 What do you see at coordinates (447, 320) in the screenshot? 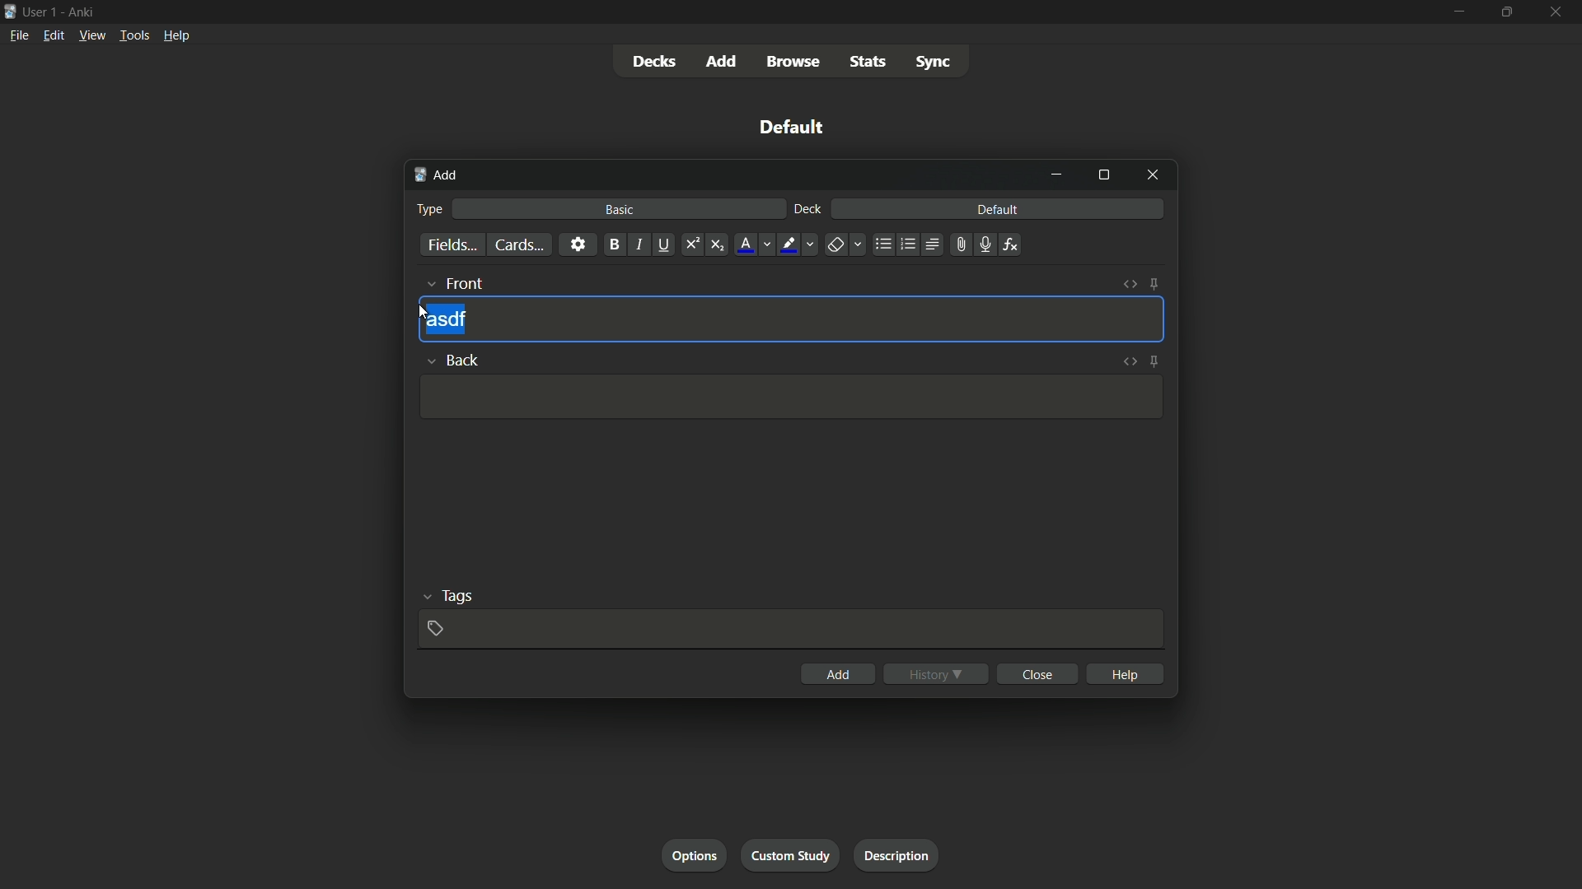
I see `asdf` at bounding box center [447, 320].